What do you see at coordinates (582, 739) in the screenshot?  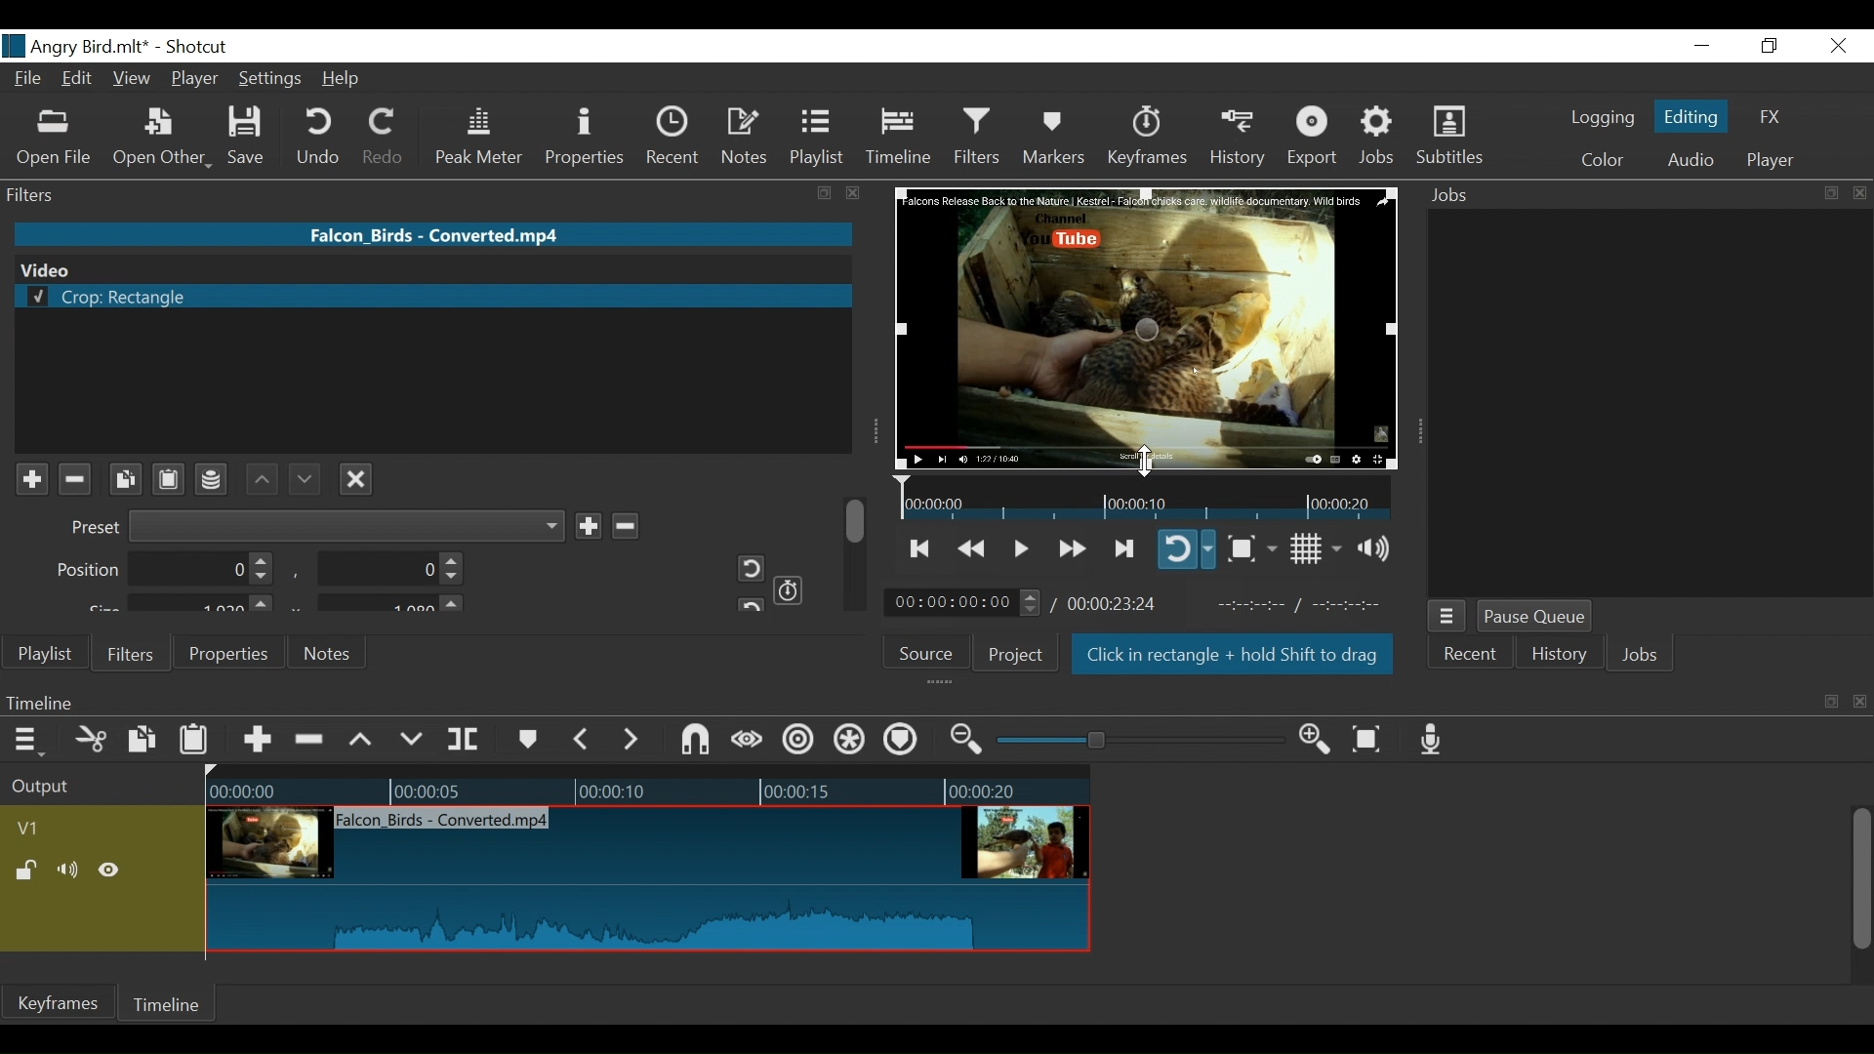 I see `Previous marker` at bounding box center [582, 739].